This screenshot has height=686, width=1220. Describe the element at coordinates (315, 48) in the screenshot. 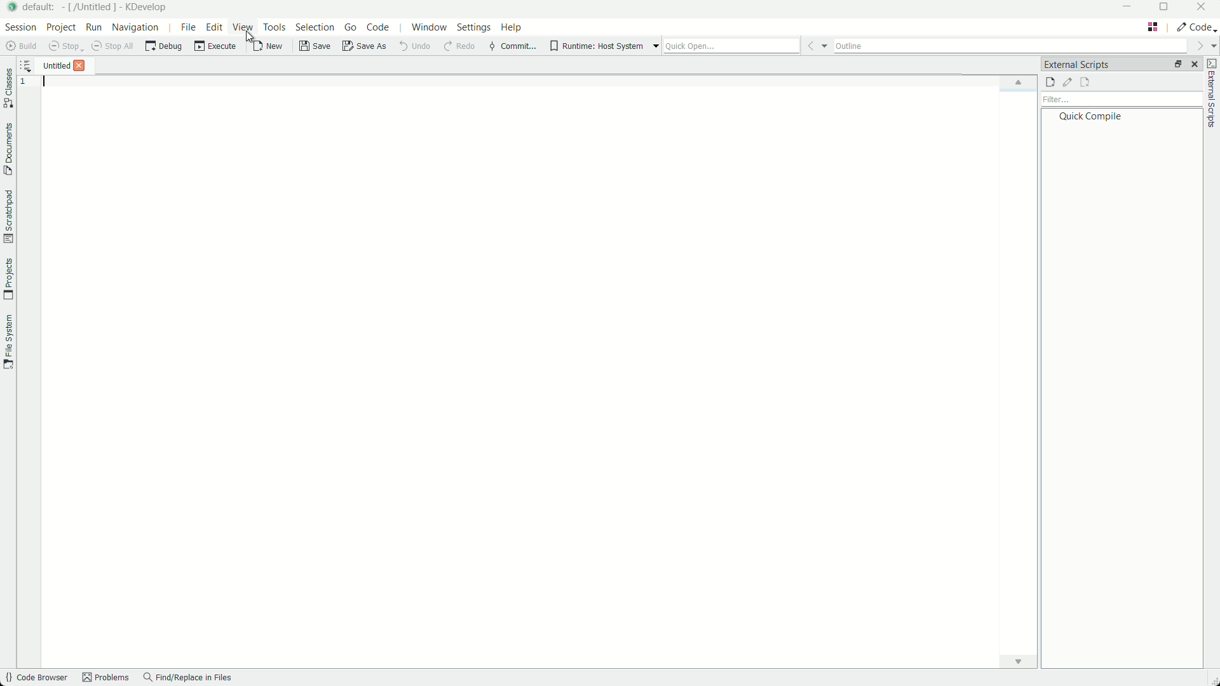

I see `save` at that location.